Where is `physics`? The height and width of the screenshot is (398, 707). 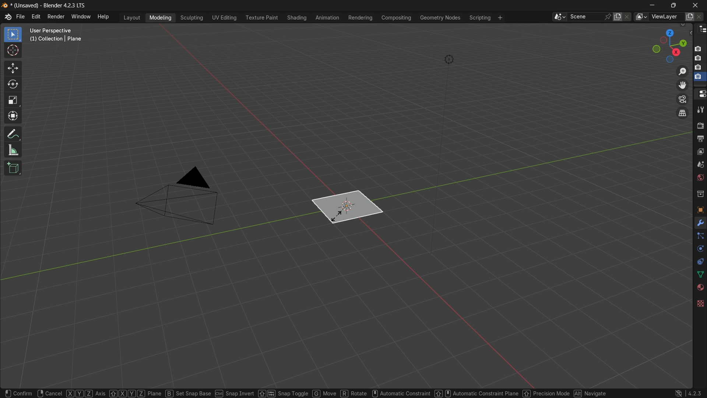 physics is located at coordinates (700, 249).